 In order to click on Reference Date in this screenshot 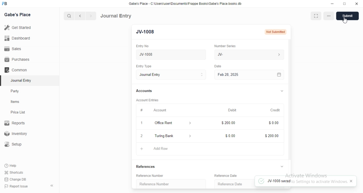, I will do `click(231, 185)`.